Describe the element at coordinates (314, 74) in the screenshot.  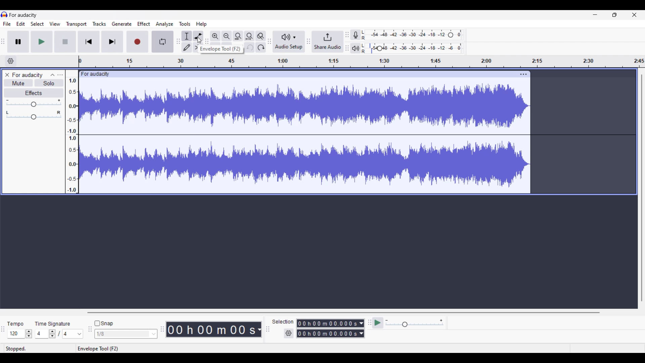
I see `click to move` at that location.